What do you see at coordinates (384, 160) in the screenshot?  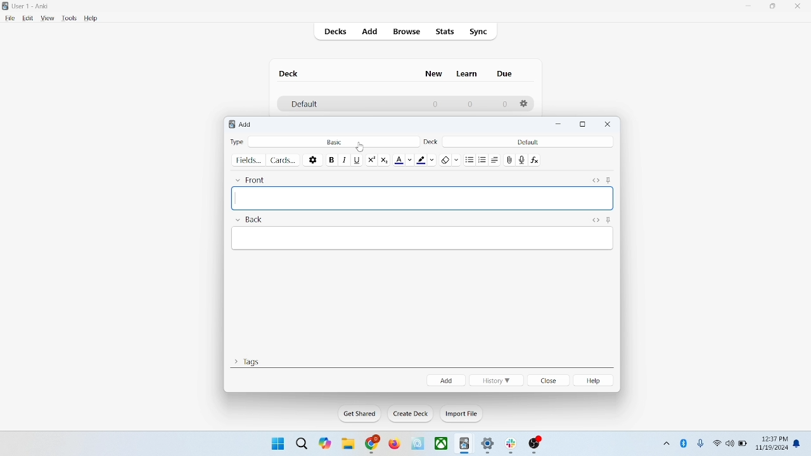 I see `subscript` at bounding box center [384, 160].